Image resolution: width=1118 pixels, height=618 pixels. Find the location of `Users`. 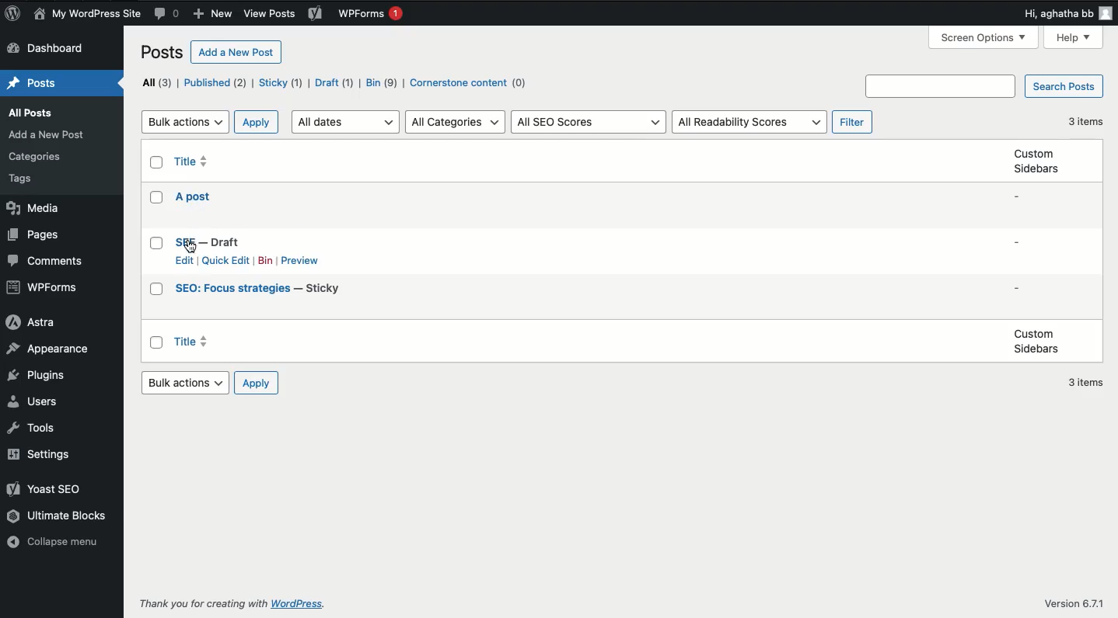

Users is located at coordinates (33, 400).